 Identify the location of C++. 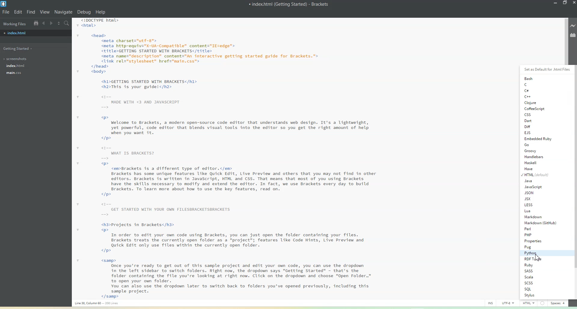
(536, 96).